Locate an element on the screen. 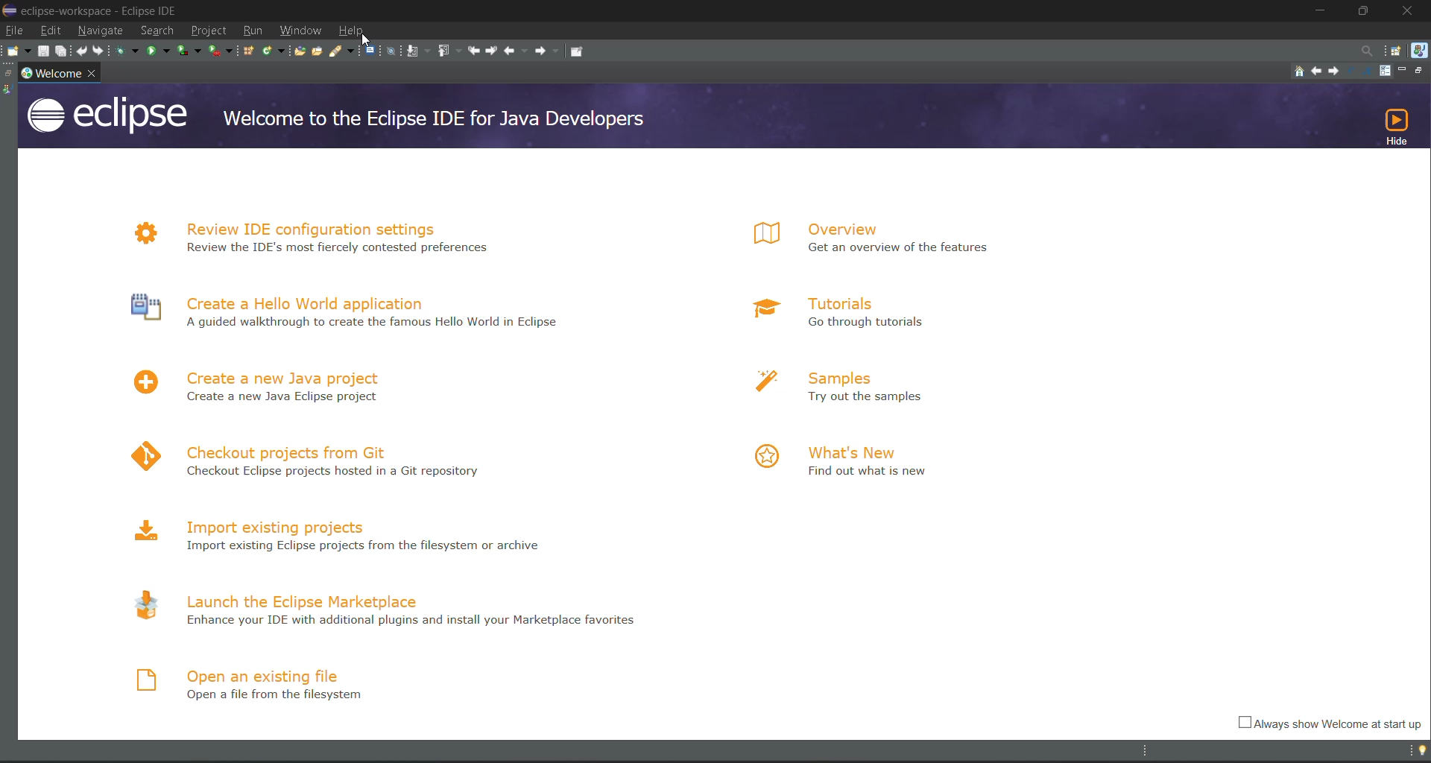  import existing projects is located at coordinates (343, 525).